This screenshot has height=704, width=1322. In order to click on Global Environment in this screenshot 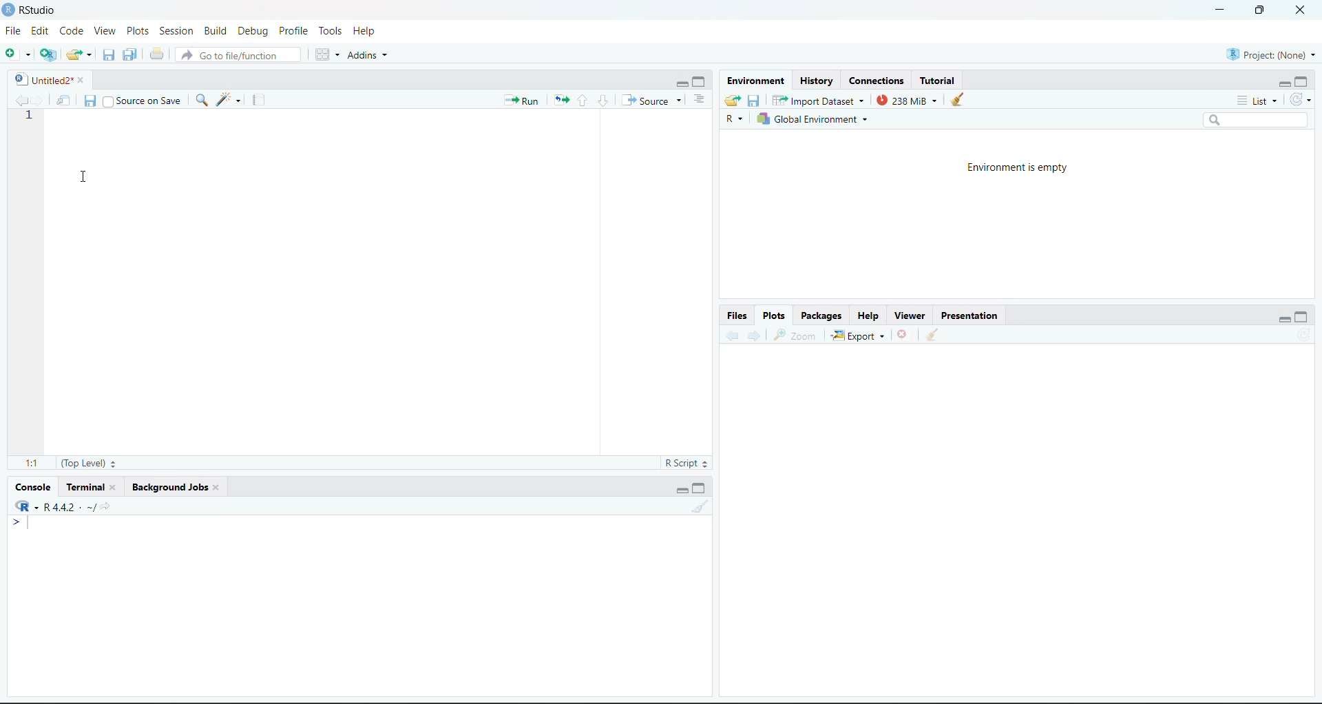, I will do `click(812, 118)`.